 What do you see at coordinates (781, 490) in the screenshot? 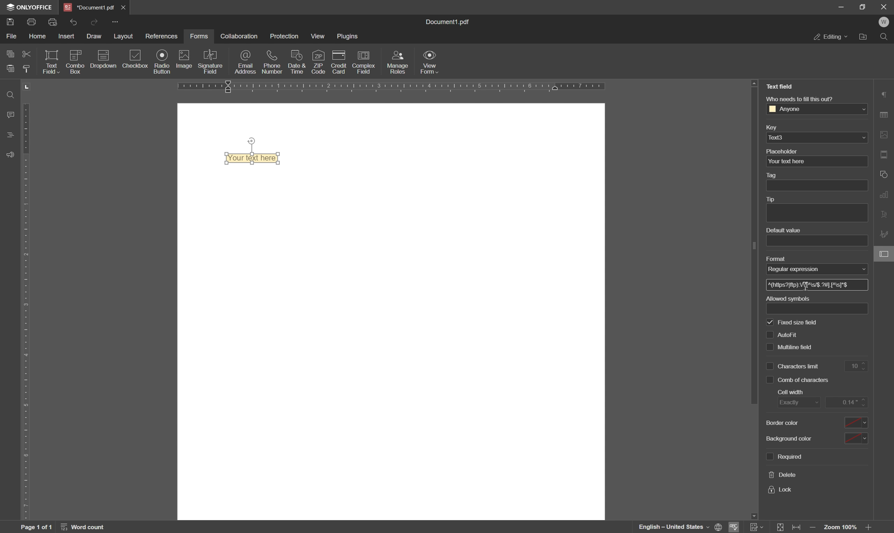
I see `lock` at bounding box center [781, 490].